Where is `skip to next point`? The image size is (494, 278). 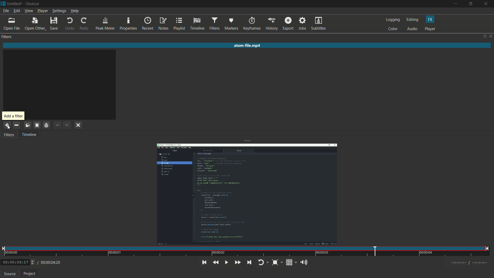 skip to next point is located at coordinates (249, 263).